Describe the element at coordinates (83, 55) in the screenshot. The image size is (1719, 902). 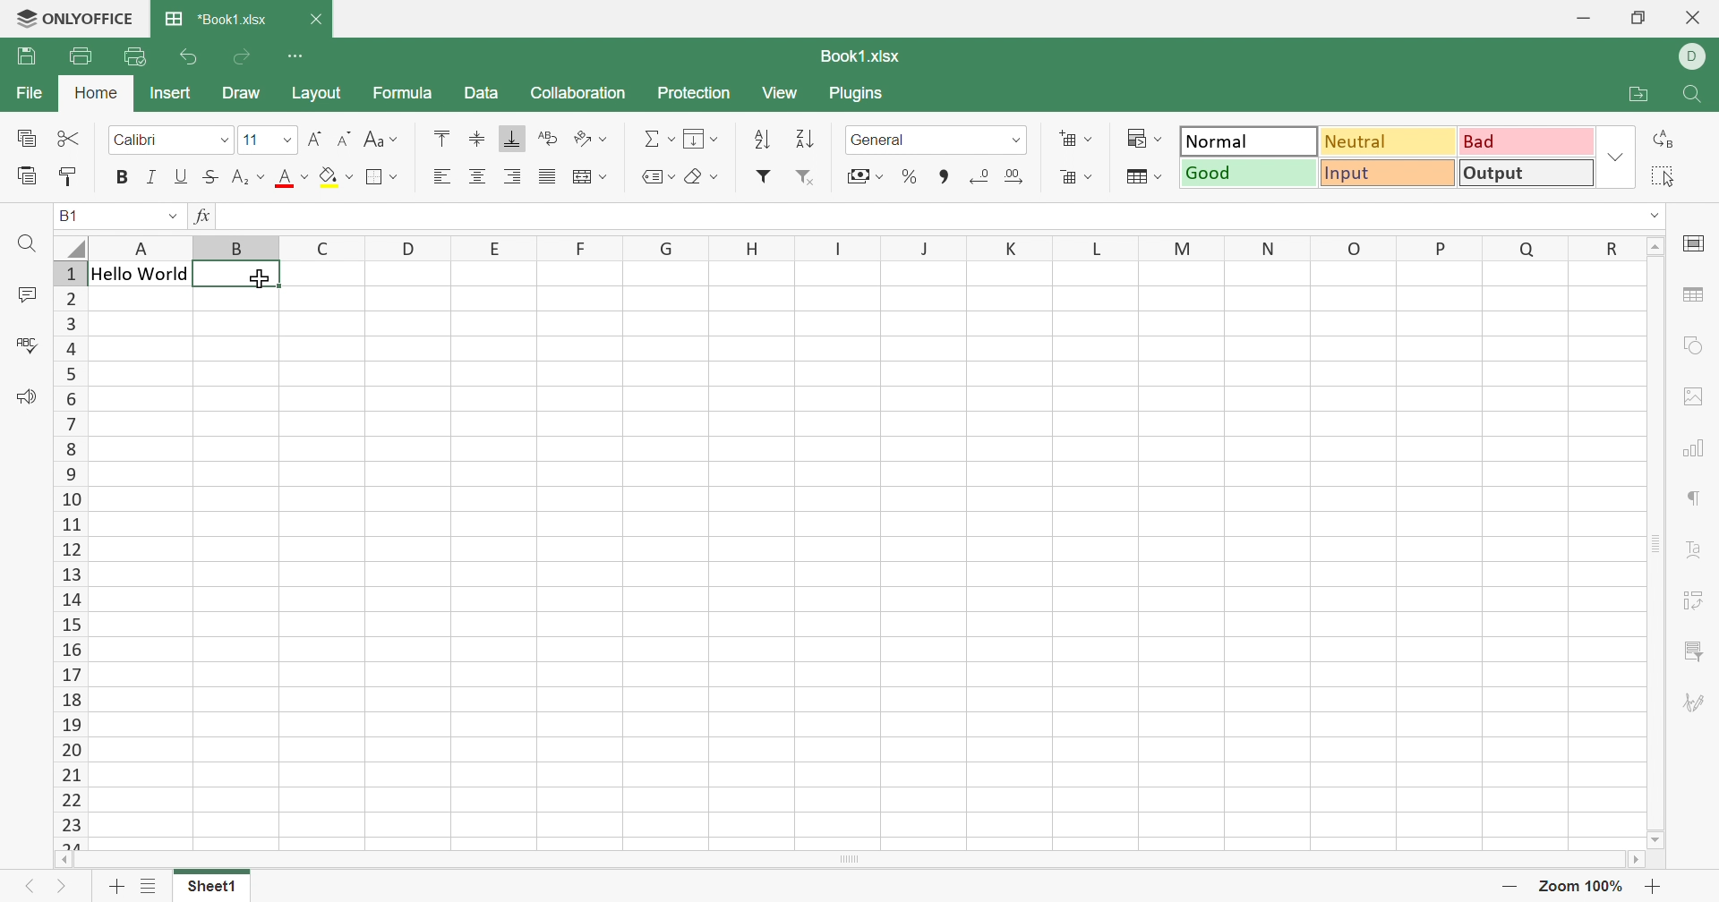
I see `Print file` at that location.